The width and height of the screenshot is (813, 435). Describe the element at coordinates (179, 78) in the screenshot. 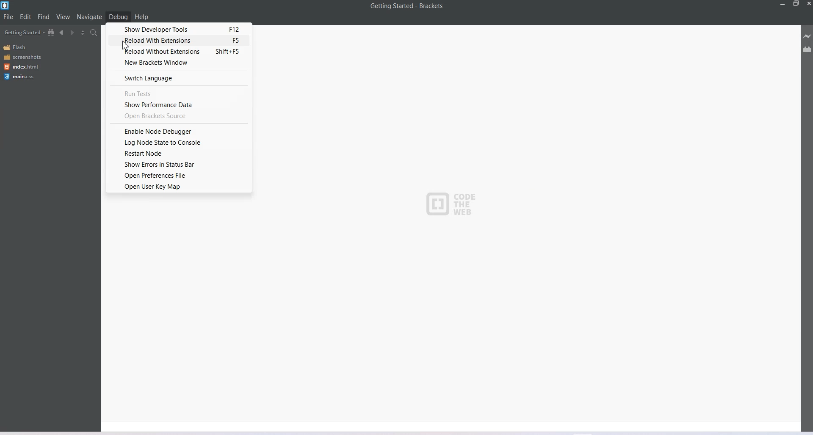

I see `Switch language` at that location.